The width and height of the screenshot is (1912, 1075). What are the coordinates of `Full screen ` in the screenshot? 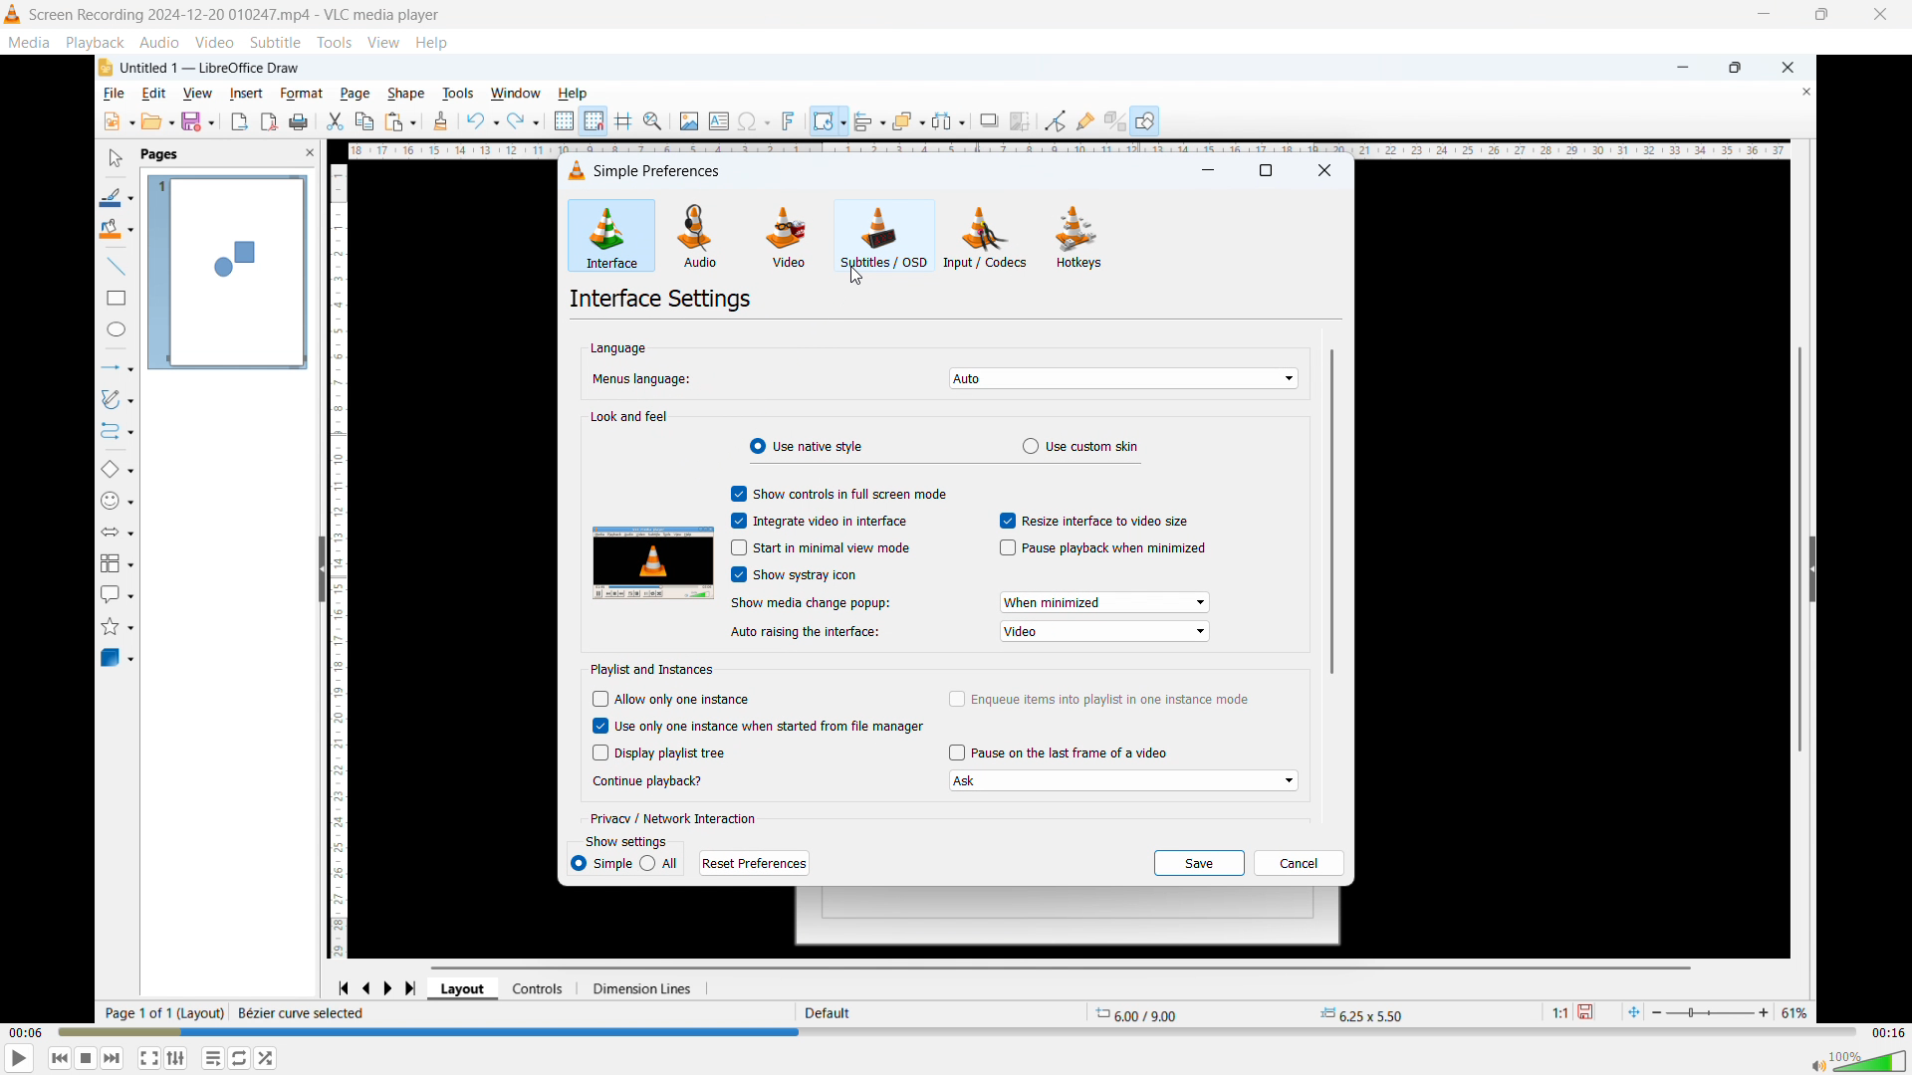 It's located at (149, 1058).